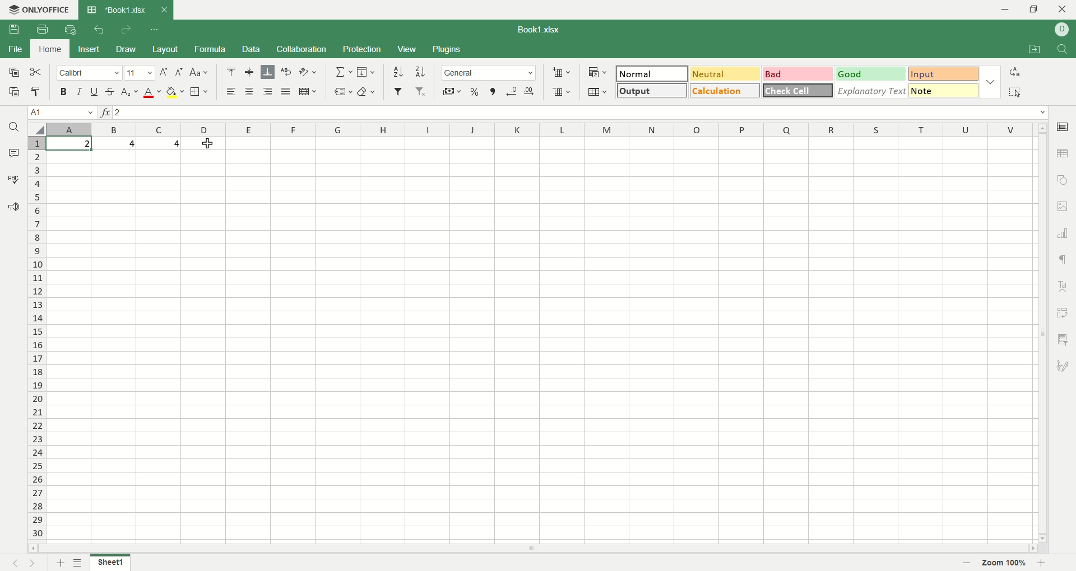  What do you see at coordinates (798, 74) in the screenshot?
I see `bad` at bounding box center [798, 74].